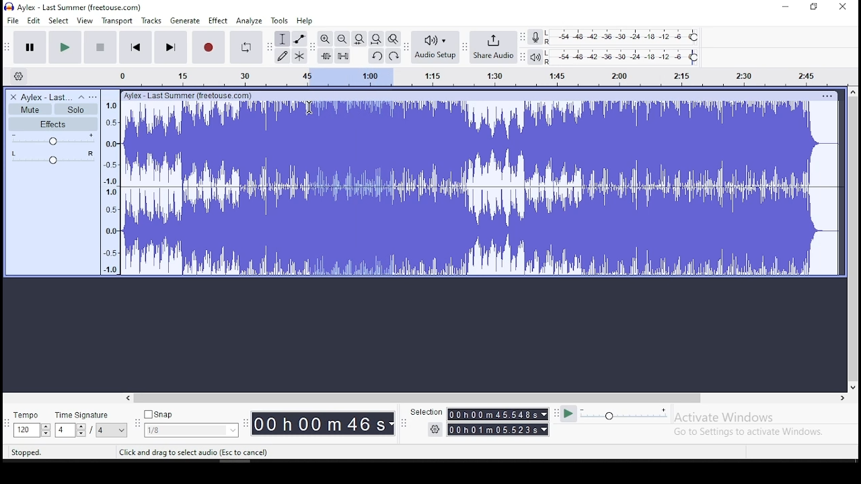 Image resolution: width=861 pixels, height=484 pixels. Describe the element at coordinates (628, 57) in the screenshot. I see `playback level` at that location.